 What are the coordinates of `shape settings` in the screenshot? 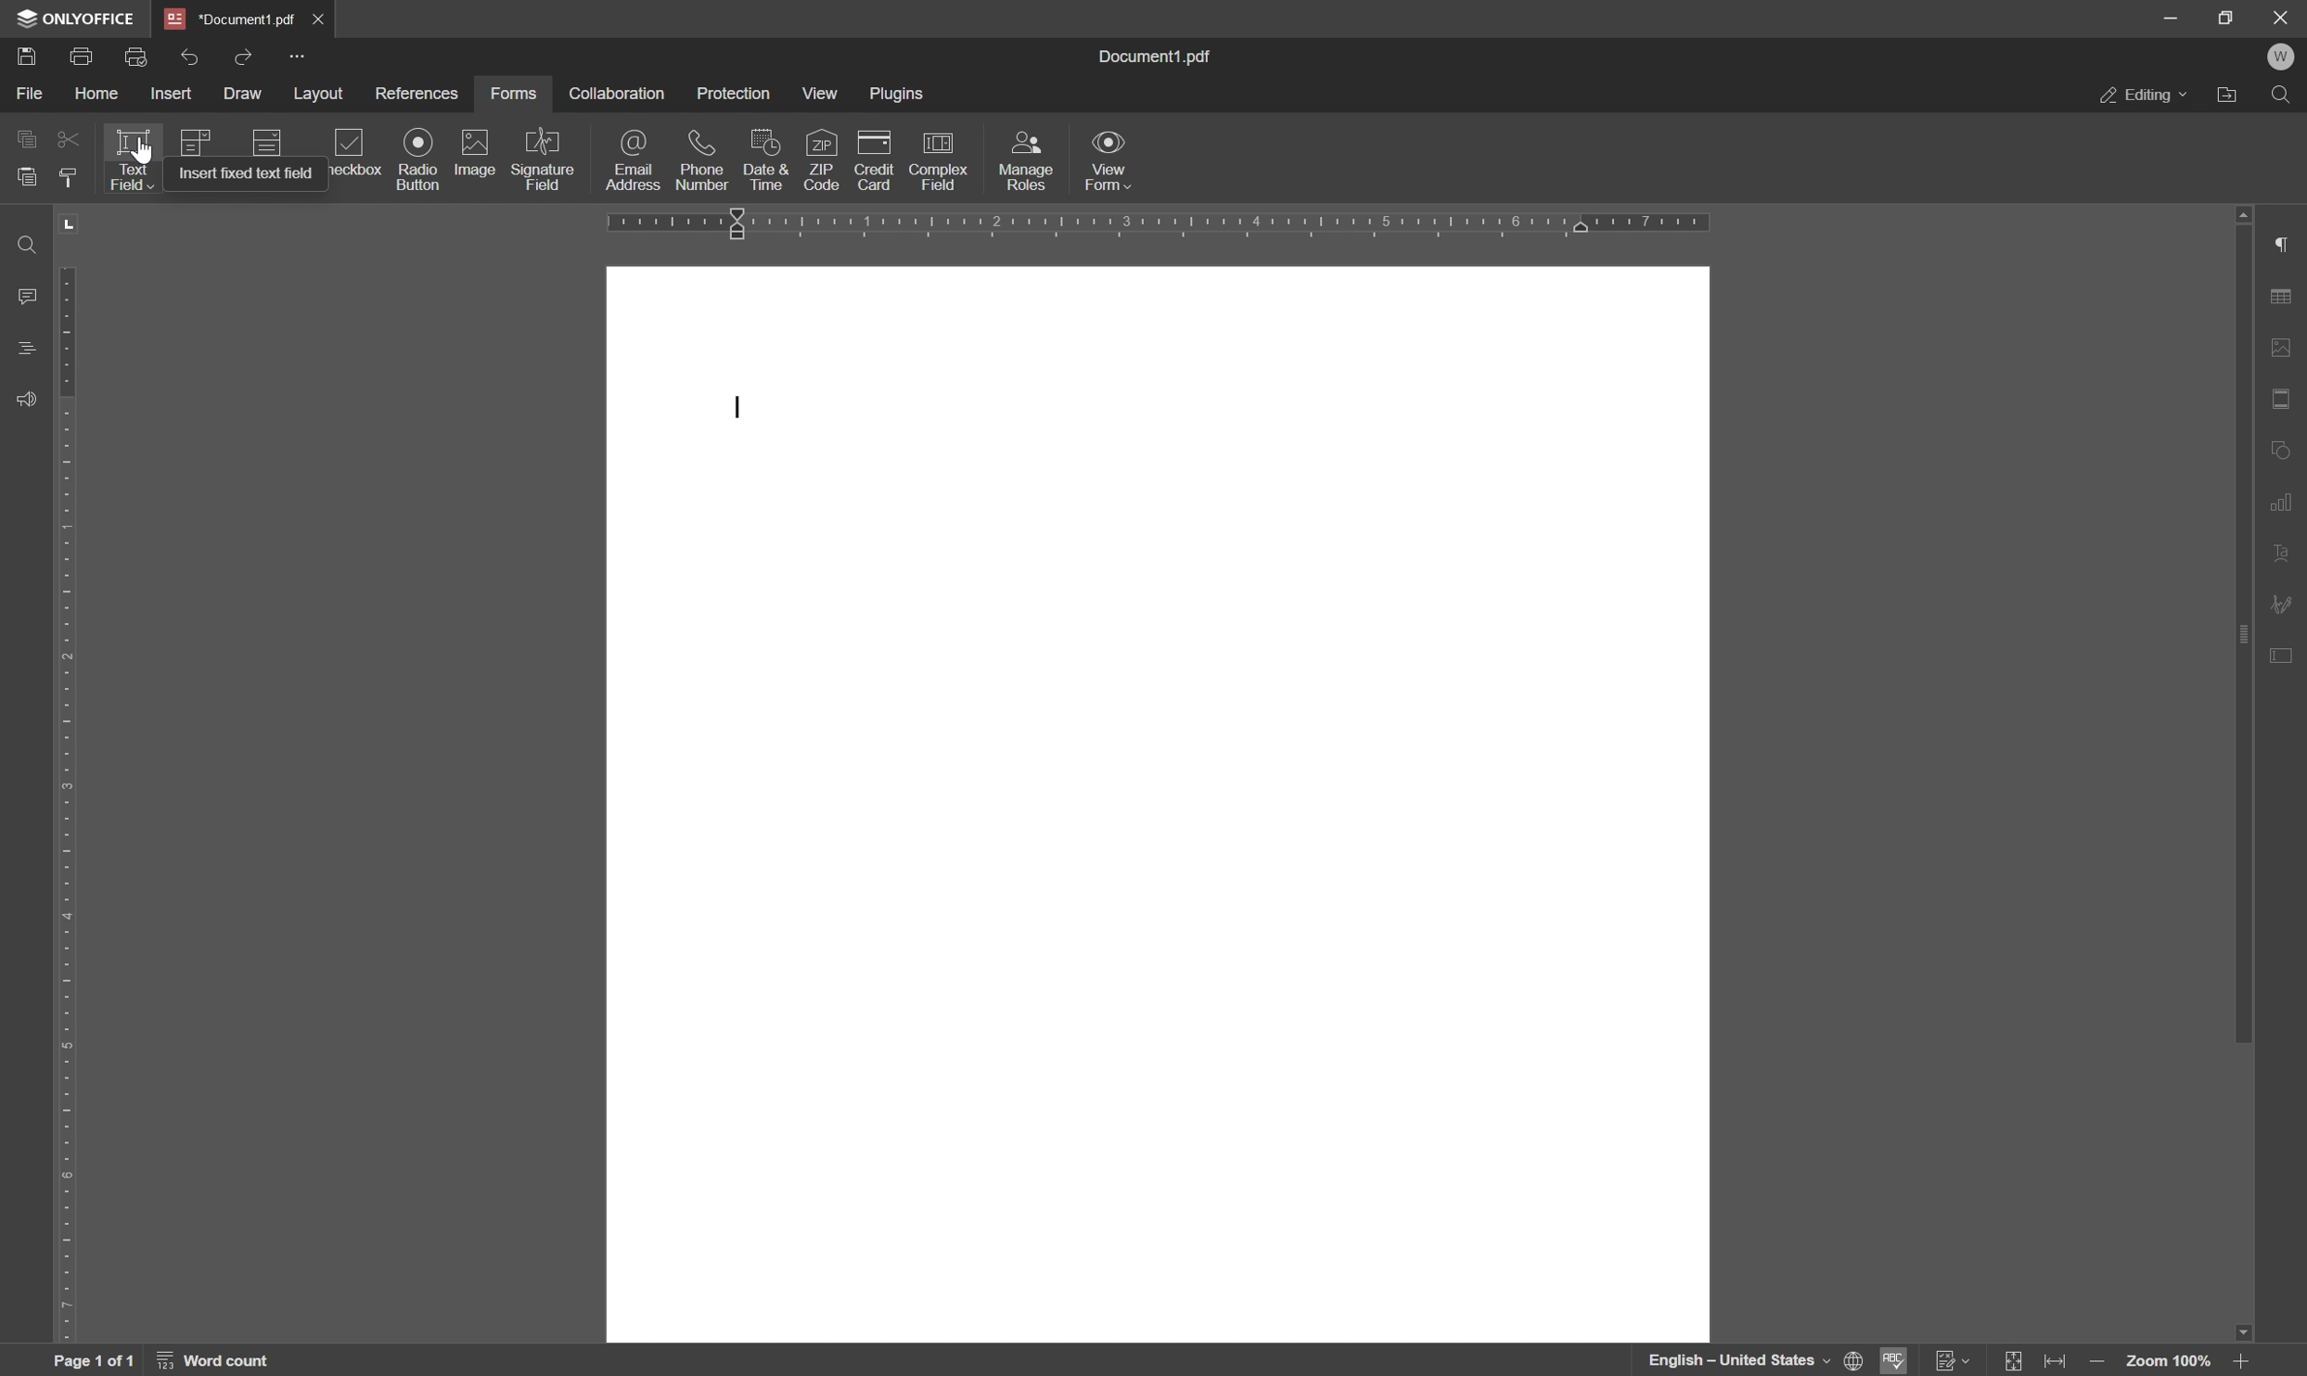 It's located at (2283, 449).